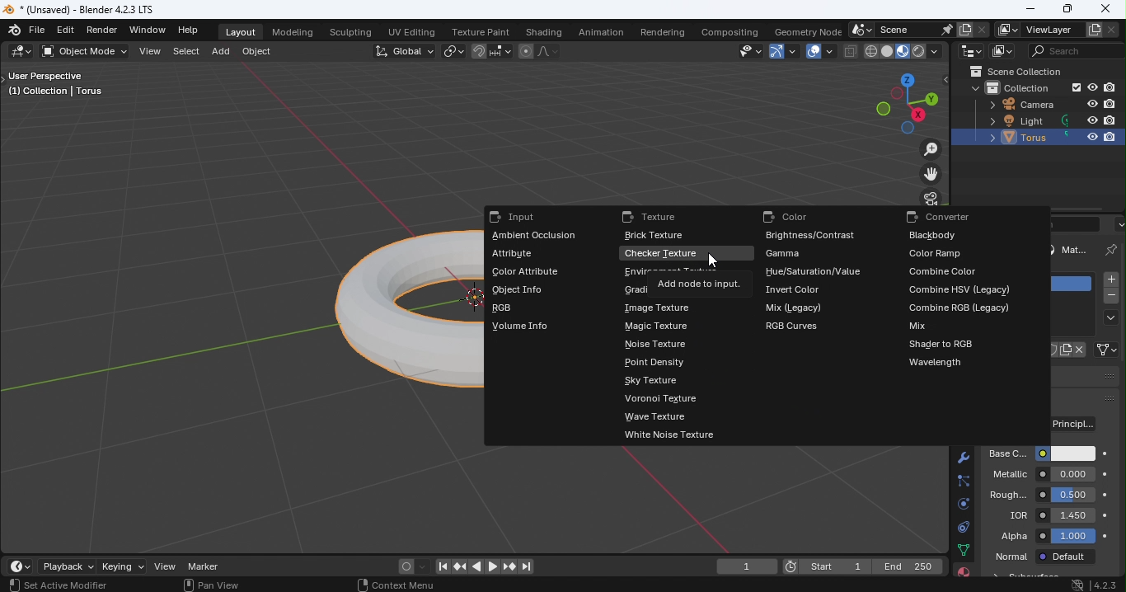 The width and height of the screenshot is (1126, 592). What do you see at coordinates (702, 284) in the screenshot?
I see `Add note to input` at bounding box center [702, 284].